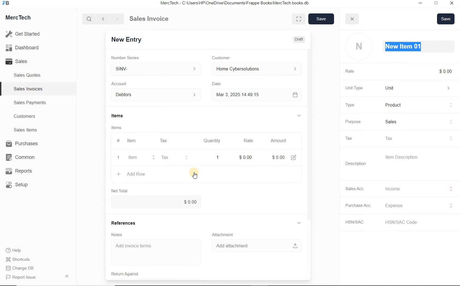 The height and width of the screenshot is (286, 460). What do you see at coordinates (358, 222) in the screenshot?
I see `HSN/SAC` at bounding box center [358, 222].